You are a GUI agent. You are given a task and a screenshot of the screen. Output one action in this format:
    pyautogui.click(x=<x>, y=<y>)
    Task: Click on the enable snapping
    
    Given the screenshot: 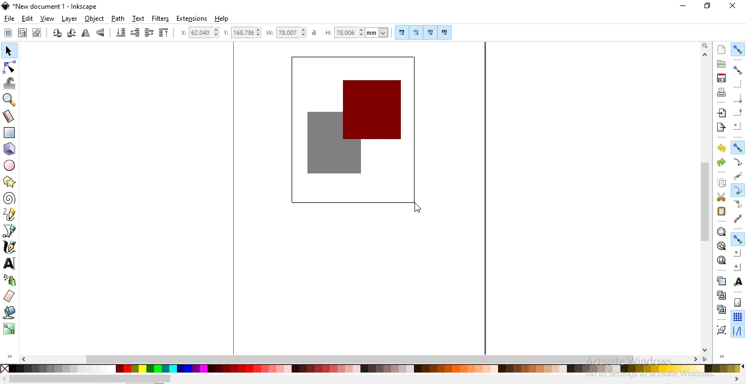 What is the action you would take?
    pyautogui.click(x=738, y=49)
    